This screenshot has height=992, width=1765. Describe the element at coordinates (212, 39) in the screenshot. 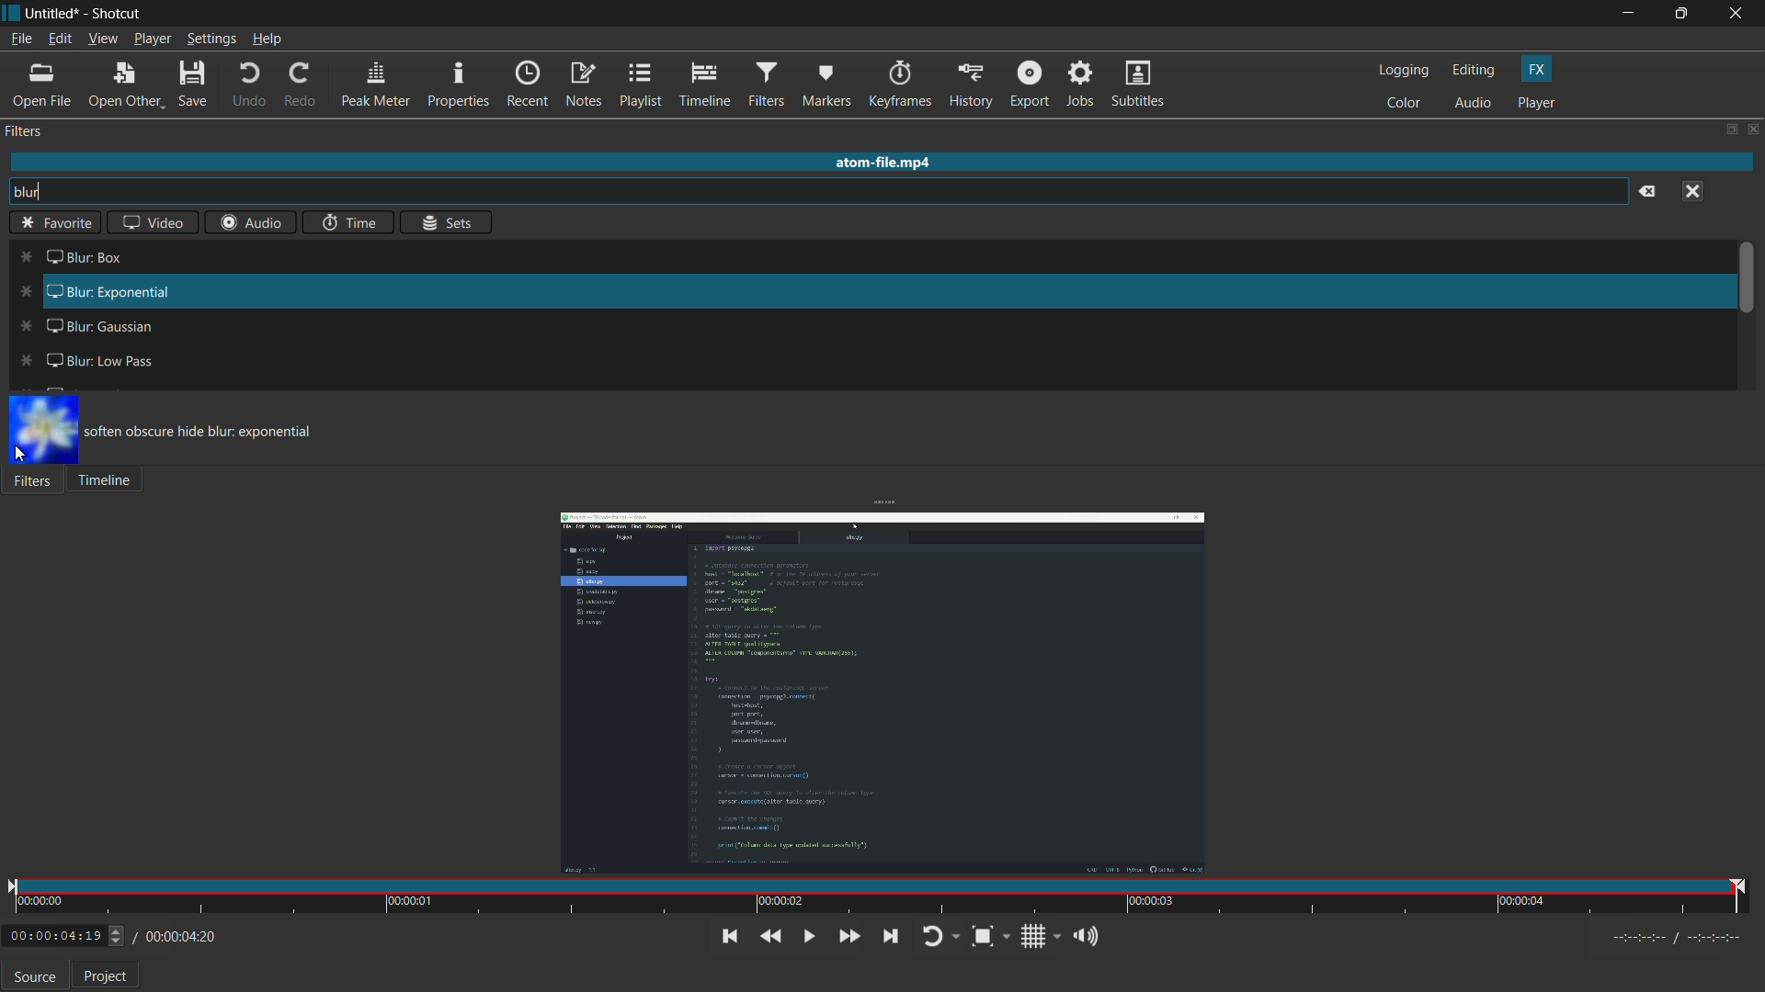

I see `settings menu` at that location.